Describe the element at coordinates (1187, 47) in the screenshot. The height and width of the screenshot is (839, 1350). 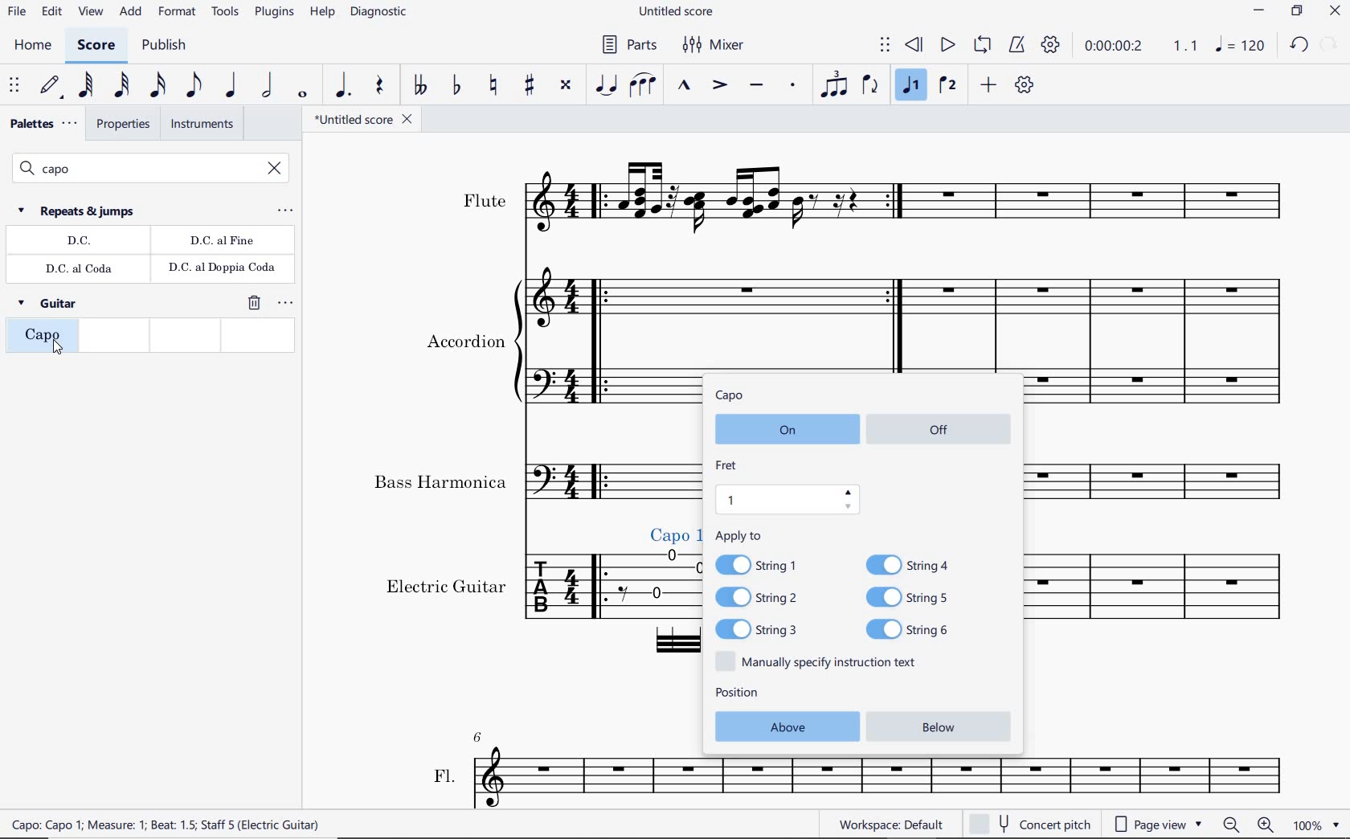
I see `Playback speed` at that location.